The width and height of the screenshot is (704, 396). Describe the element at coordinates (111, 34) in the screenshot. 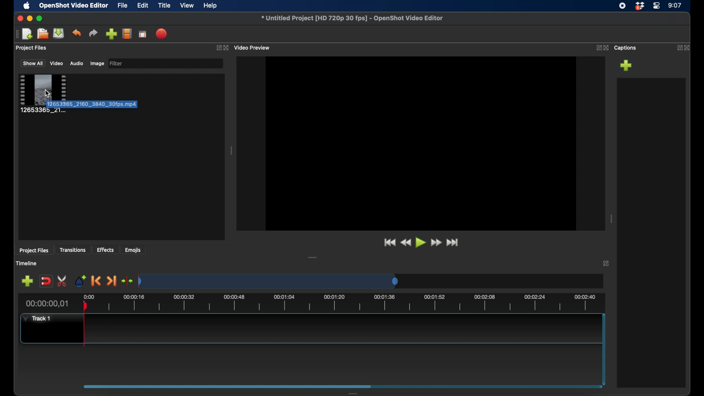

I see `import files` at that location.